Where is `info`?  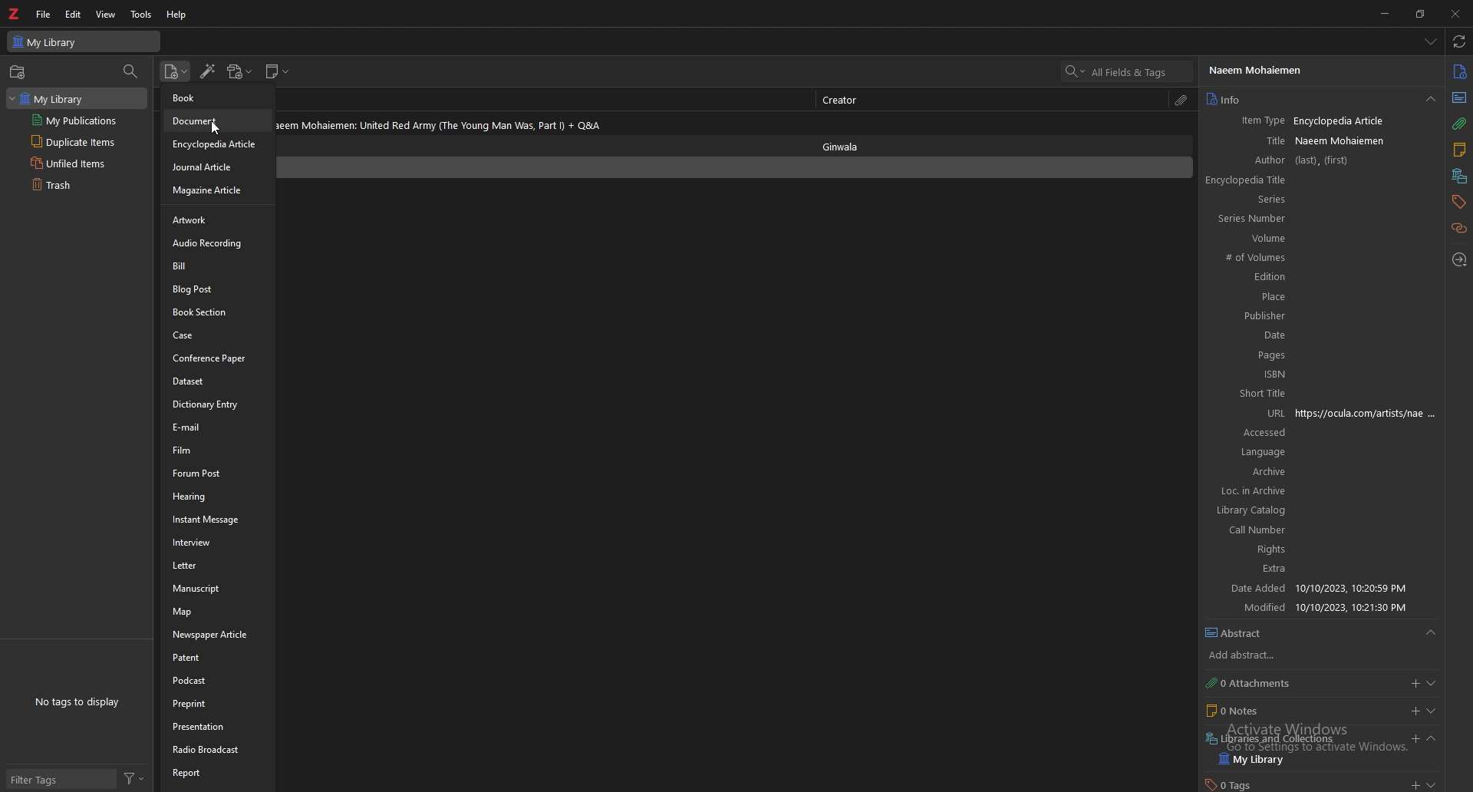 info is located at coordinates (1461, 71).